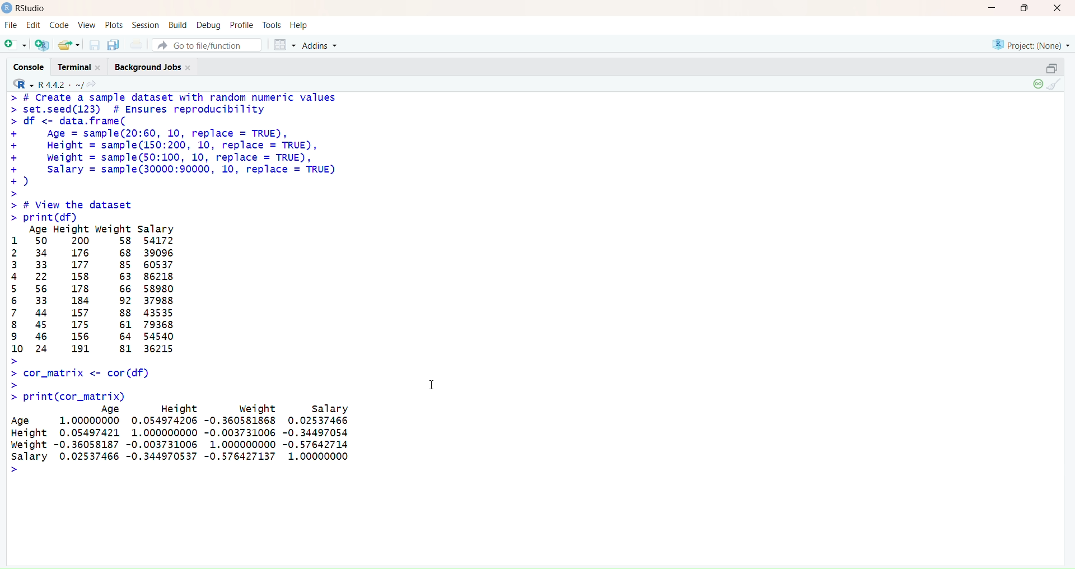 This screenshot has width=1075, height=569. What do you see at coordinates (94, 45) in the screenshot?
I see `Save current document (Ctrl + S)` at bounding box center [94, 45].